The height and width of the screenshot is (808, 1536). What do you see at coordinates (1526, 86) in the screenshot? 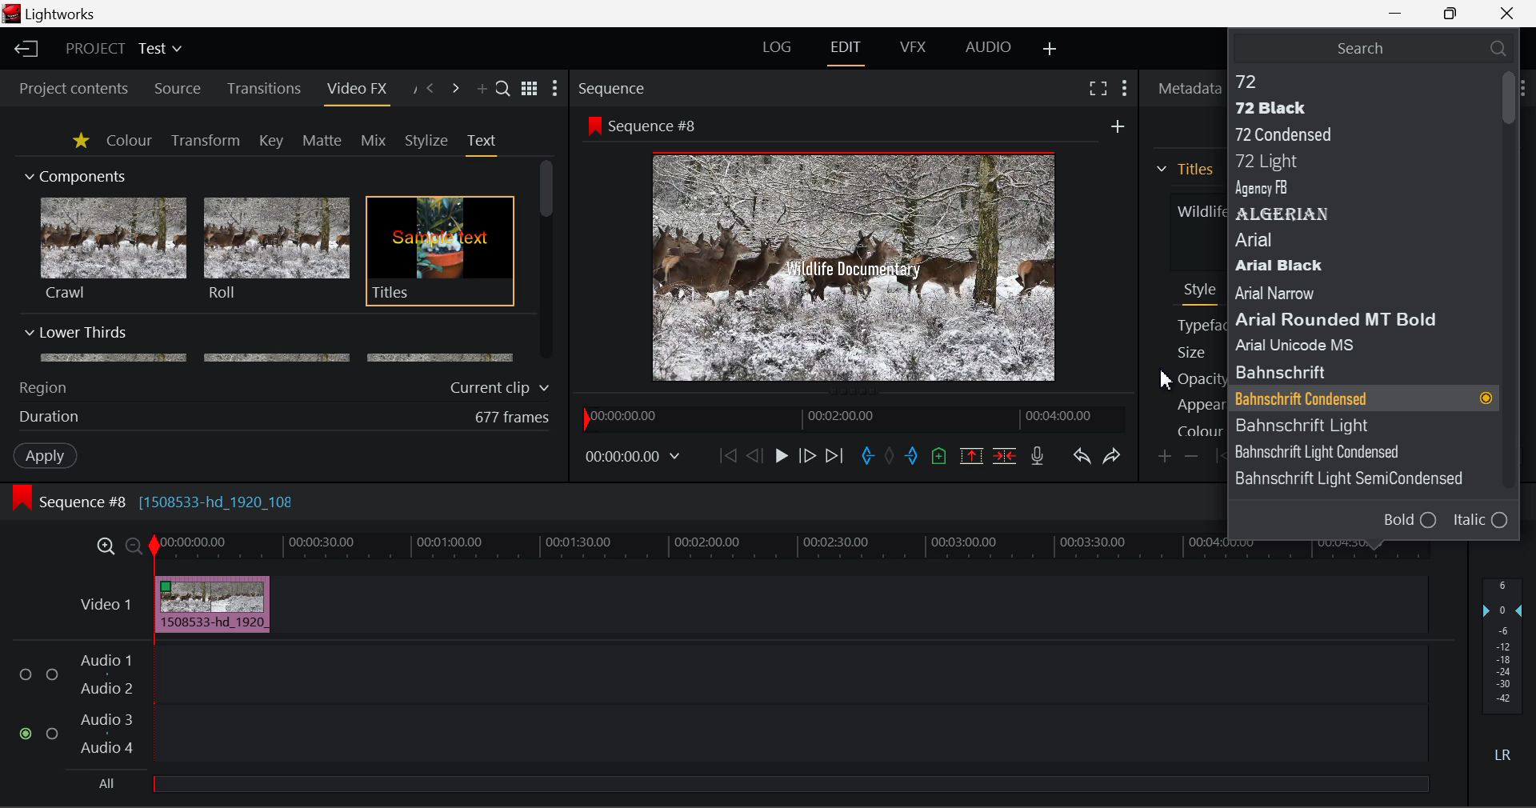
I see `Show Settings` at bounding box center [1526, 86].